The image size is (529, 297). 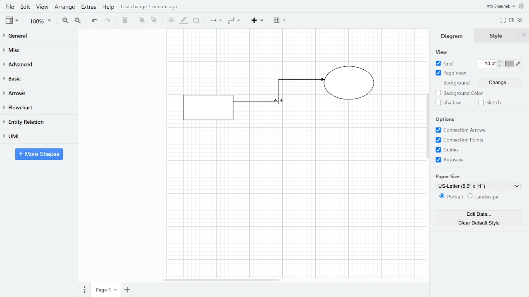 I want to click on To front, so click(x=142, y=21).